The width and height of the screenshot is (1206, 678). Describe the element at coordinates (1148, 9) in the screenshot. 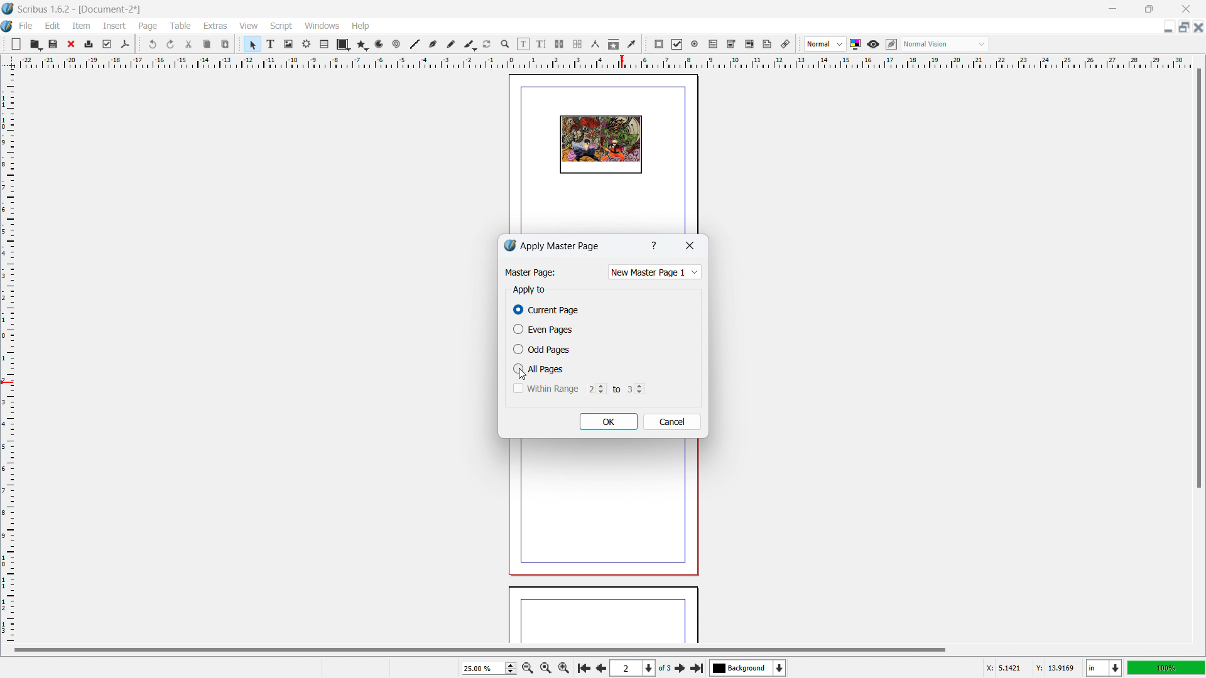

I see `maximize window` at that location.